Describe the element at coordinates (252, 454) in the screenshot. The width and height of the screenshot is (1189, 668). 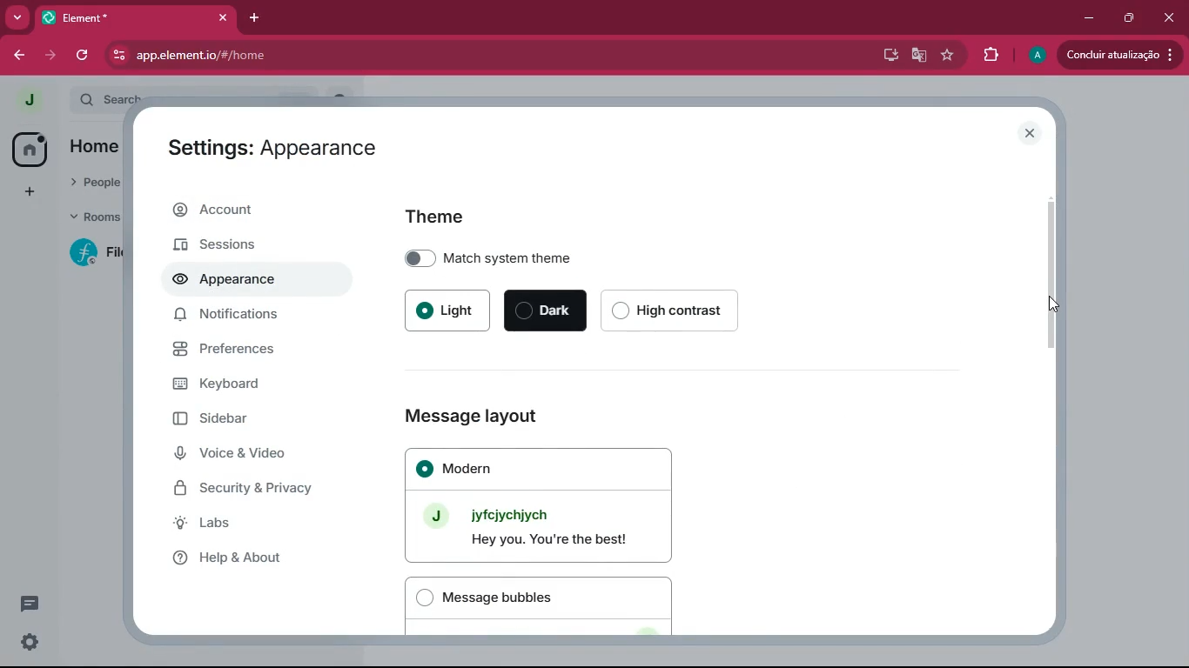
I see `voice` at that location.